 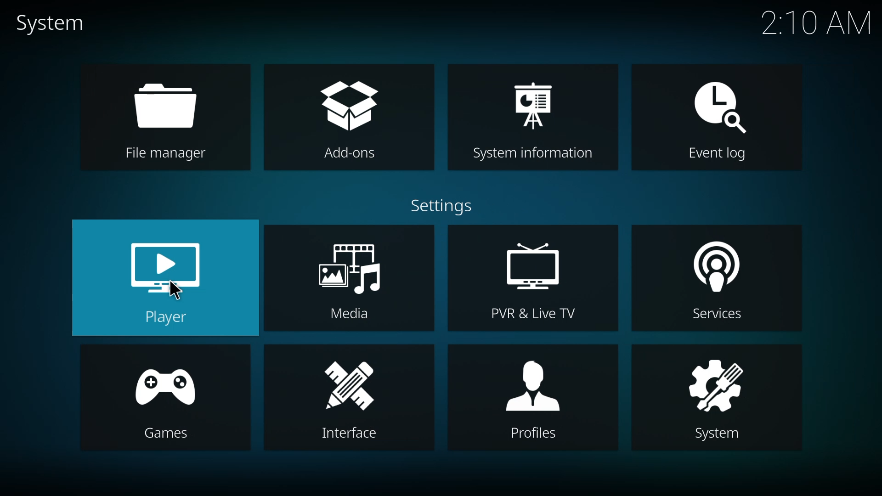 I want to click on services, so click(x=715, y=279).